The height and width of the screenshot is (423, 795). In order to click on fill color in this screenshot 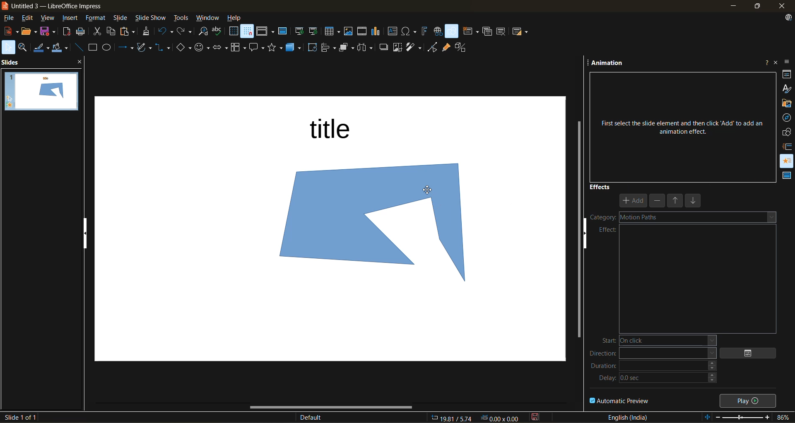, I will do `click(61, 49)`.